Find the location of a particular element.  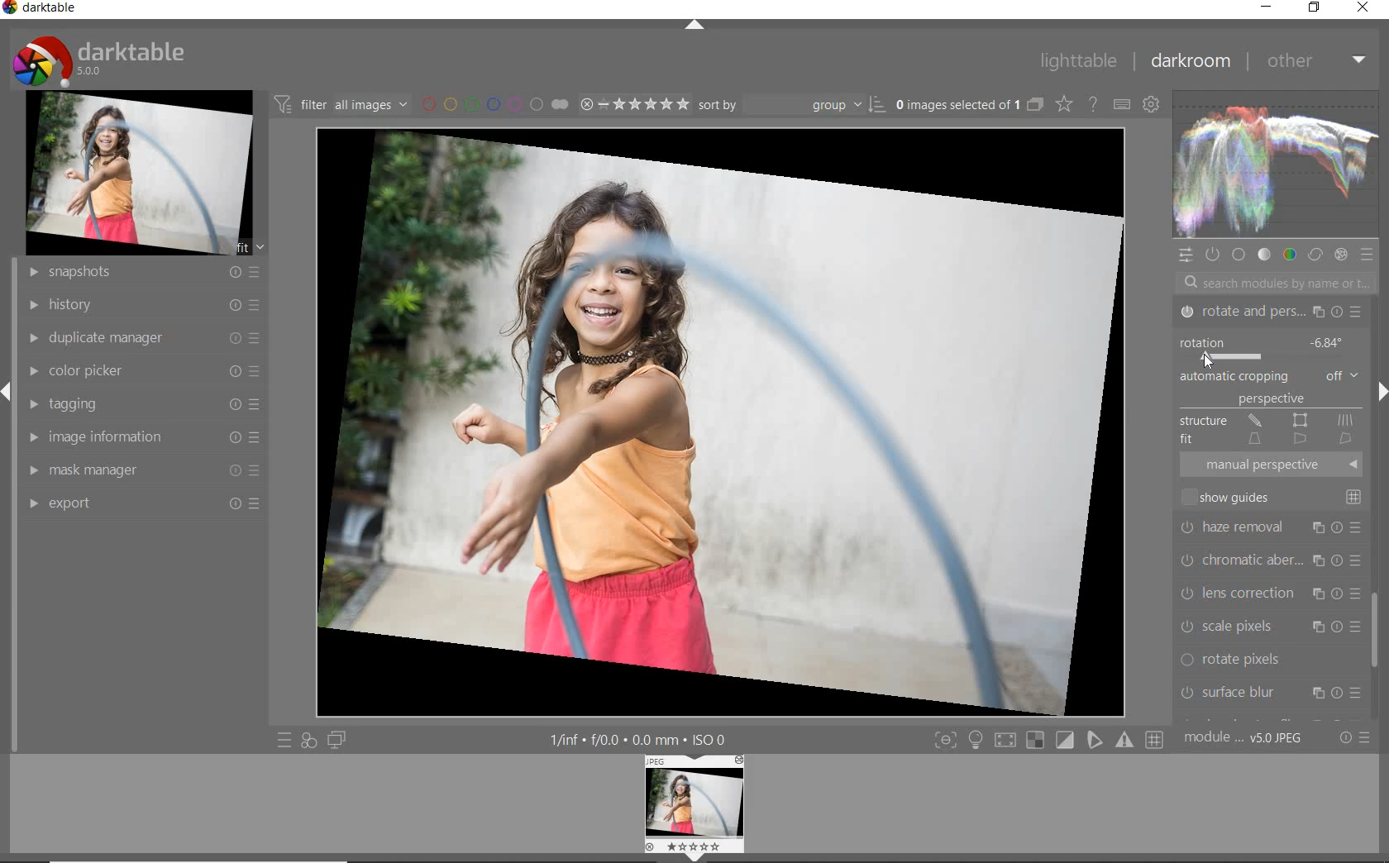

selected image is located at coordinates (721, 421).